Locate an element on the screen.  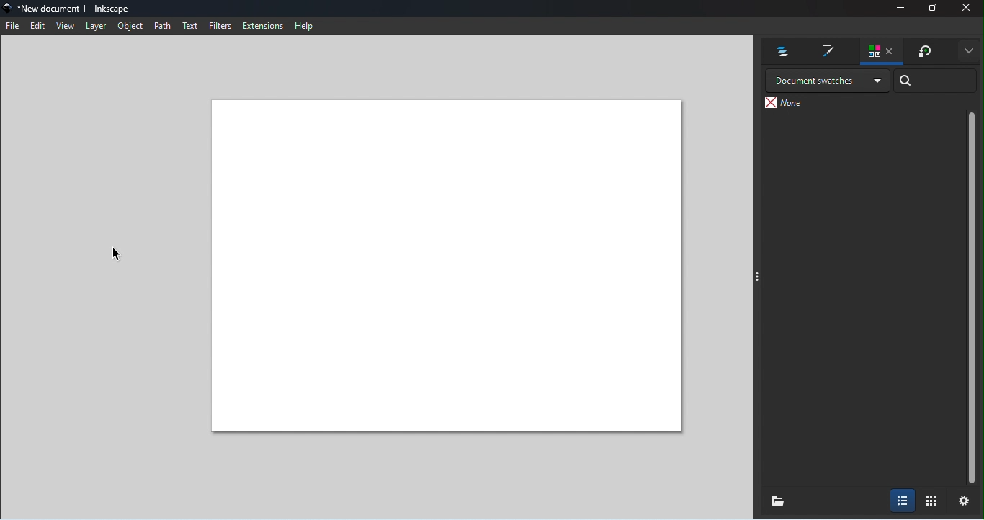
Object is located at coordinates (133, 27).